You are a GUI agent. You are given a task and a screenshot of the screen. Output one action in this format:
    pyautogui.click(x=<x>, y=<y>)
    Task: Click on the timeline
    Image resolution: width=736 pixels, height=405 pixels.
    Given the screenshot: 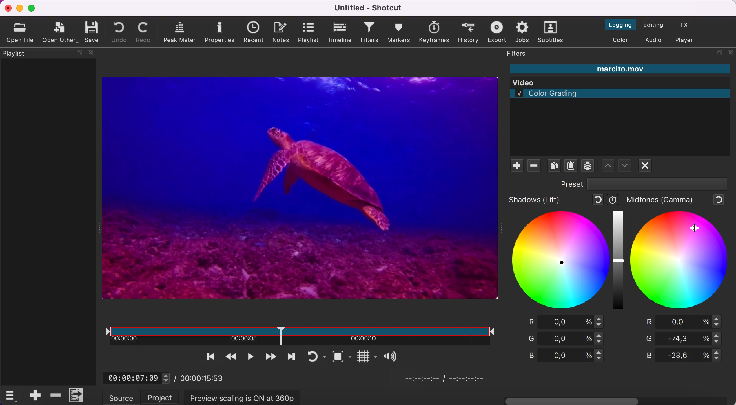 What is the action you would take?
    pyautogui.click(x=340, y=32)
    